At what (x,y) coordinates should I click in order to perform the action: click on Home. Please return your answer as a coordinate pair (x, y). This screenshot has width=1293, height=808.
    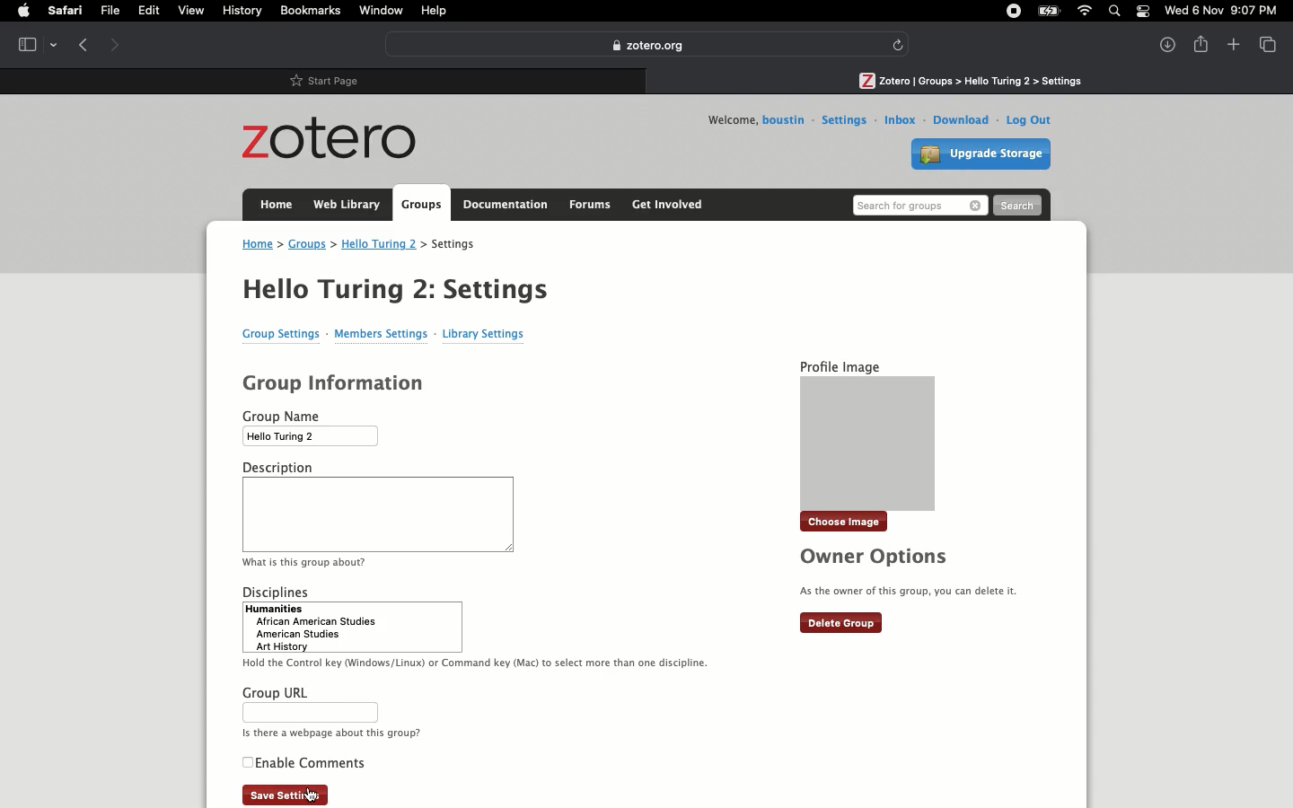
    Looking at the image, I should click on (272, 203).